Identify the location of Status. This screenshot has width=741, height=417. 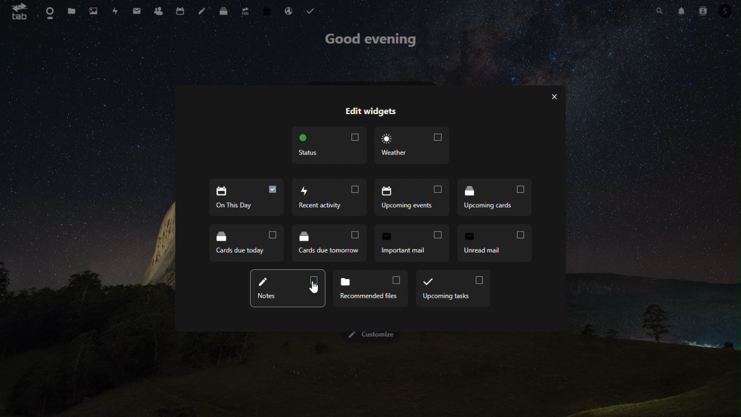
(331, 146).